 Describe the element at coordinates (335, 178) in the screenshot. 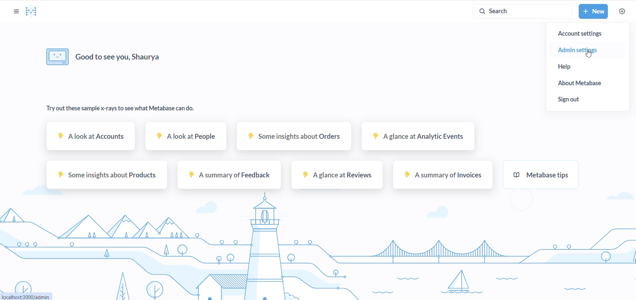

I see `A glance at Reviews sample` at that location.